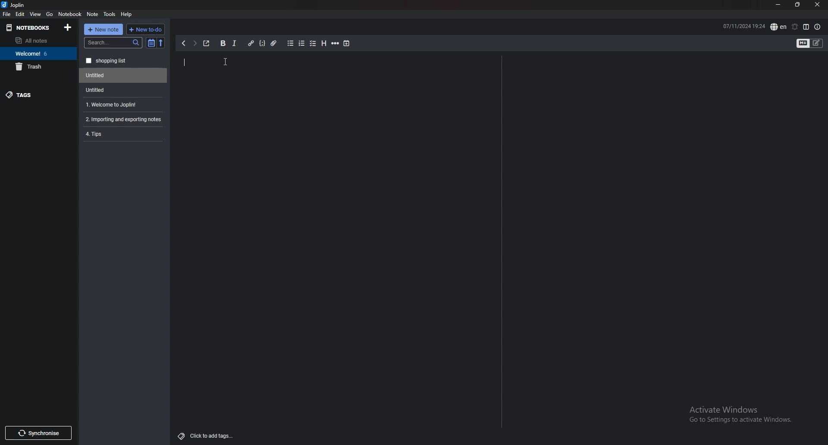 The width and height of the screenshot is (828, 445). Describe the element at coordinates (818, 27) in the screenshot. I see `note properties` at that location.